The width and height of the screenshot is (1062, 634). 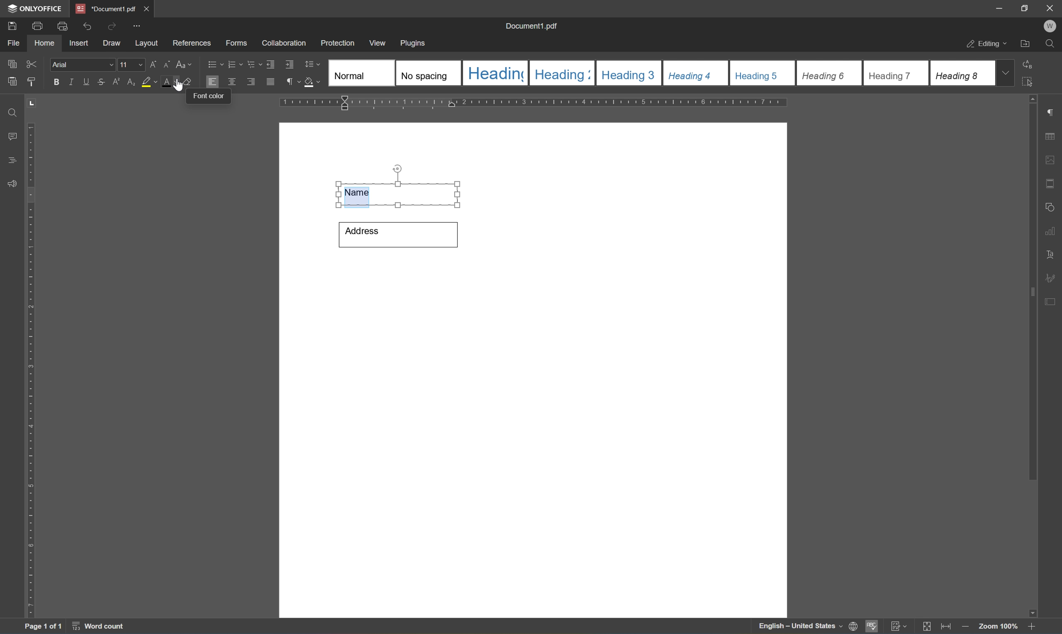 What do you see at coordinates (339, 42) in the screenshot?
I see `protection` at bounding box center [339, 42].